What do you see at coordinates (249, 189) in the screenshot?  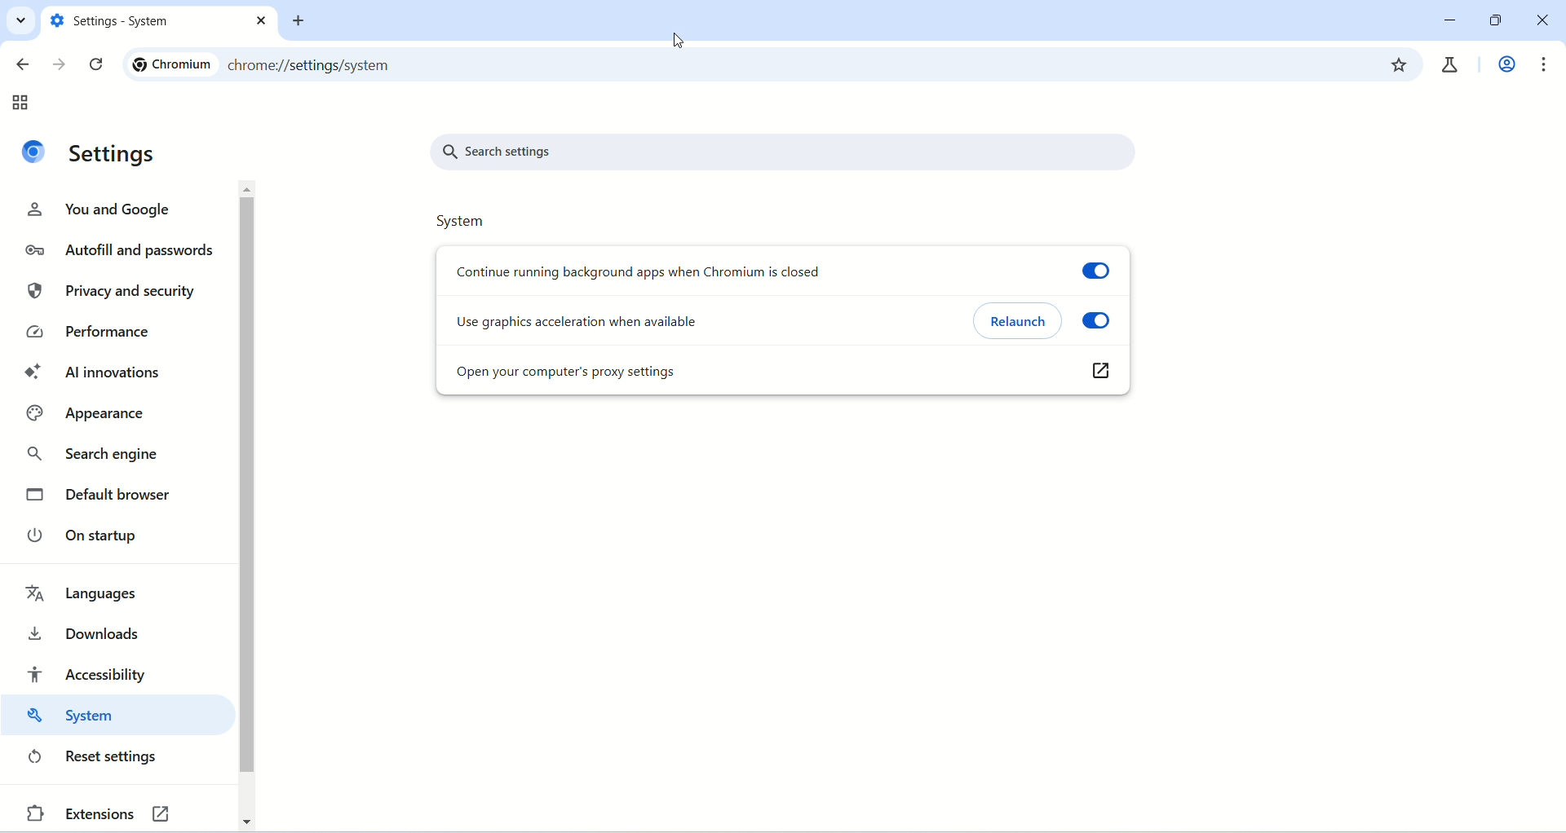 I see `move up` at bounding box center [249, 189].